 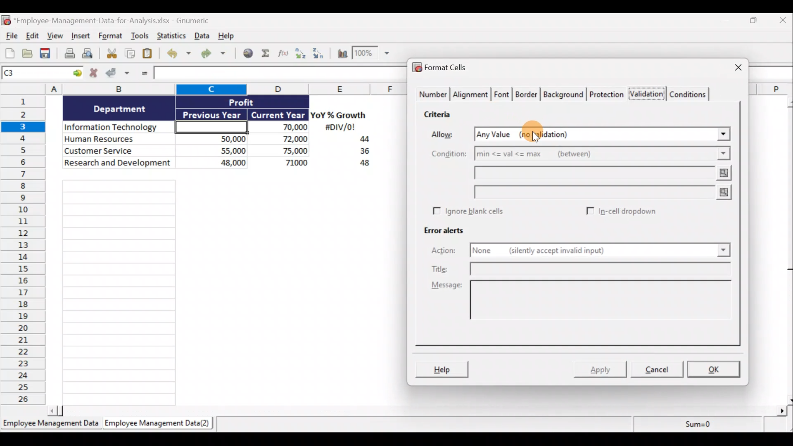 What do you see at coordinates (715, 368) in the screenshot?
I see `OK` at bounding box center [715, 368].